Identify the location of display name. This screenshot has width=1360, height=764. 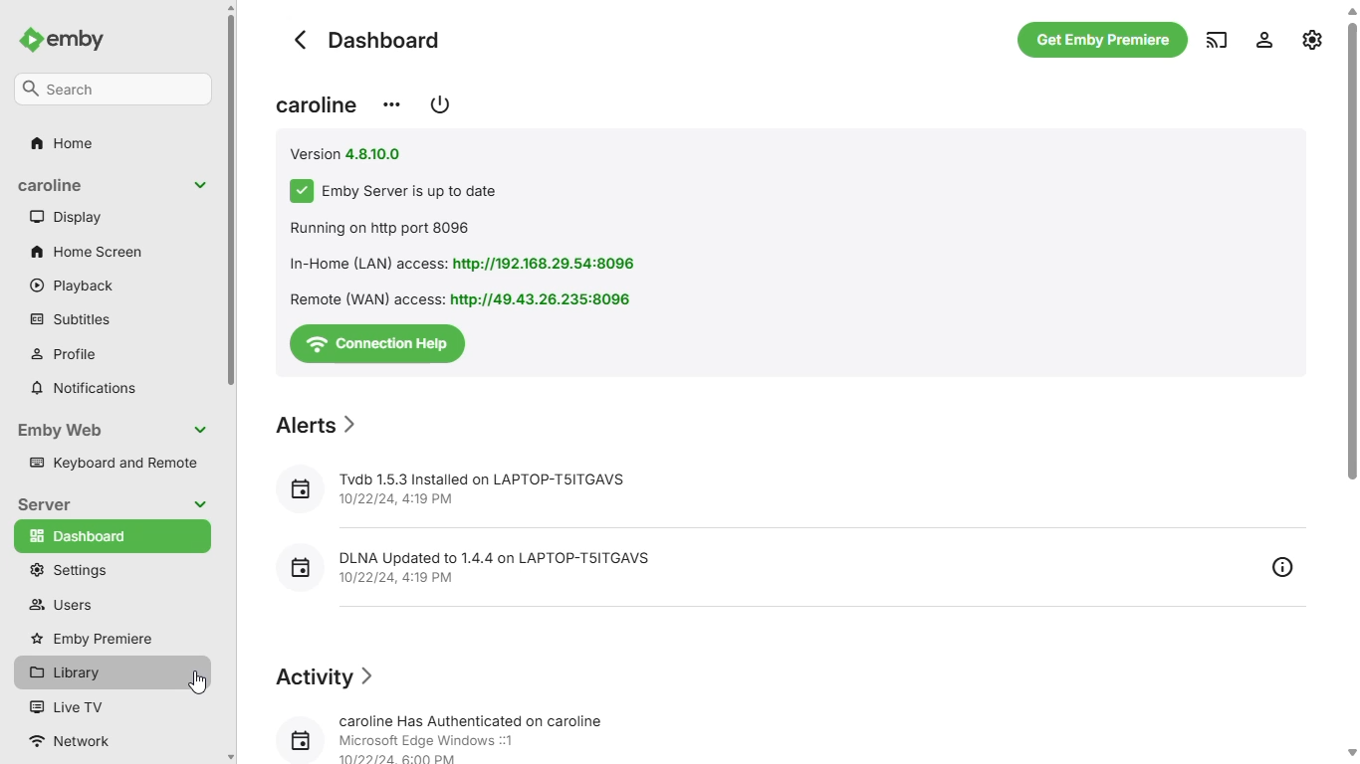
(317, 104).